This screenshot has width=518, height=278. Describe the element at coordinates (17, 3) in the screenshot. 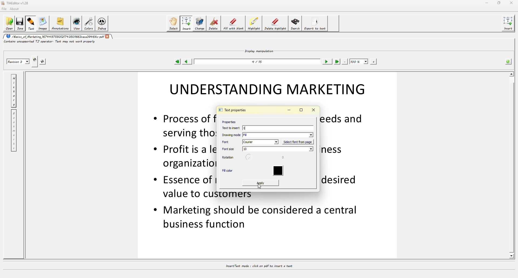

I see `TIAEditor v1.28` at that location.